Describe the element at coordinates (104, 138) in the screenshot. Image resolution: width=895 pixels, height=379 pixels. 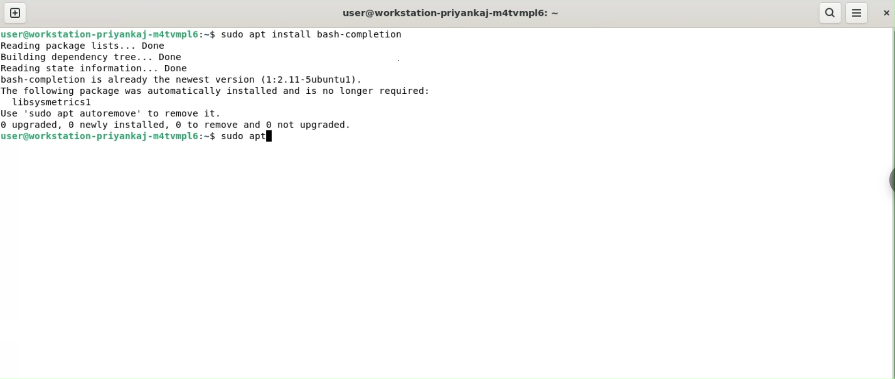
I see `user@orkstation-priyankaj-matvmple:~` at that location.